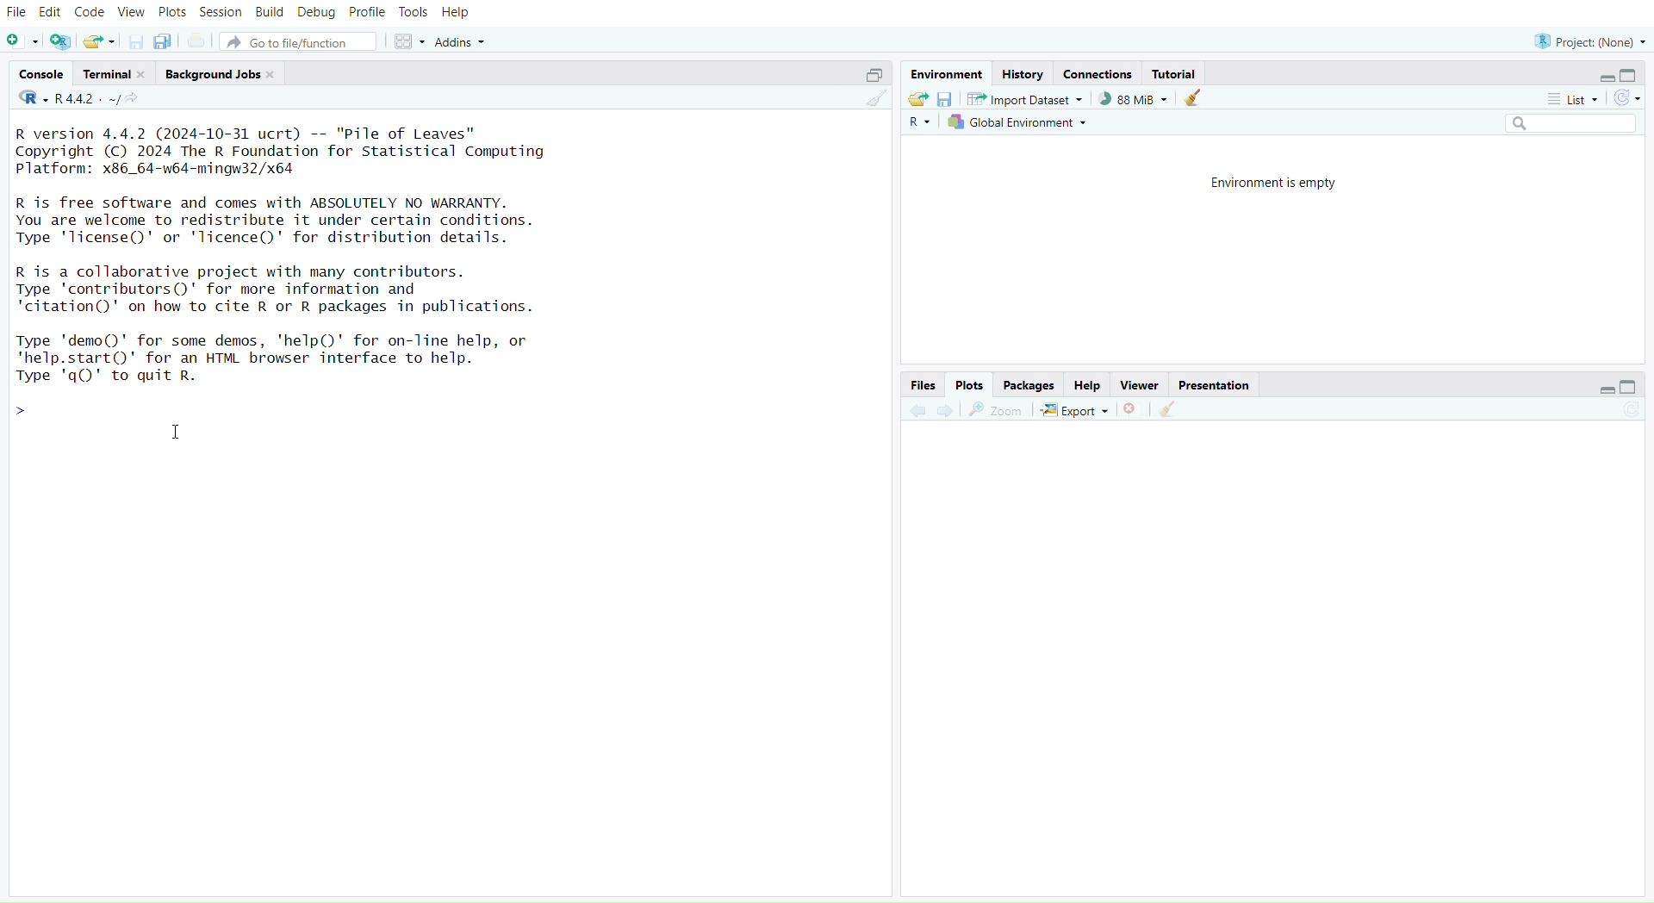  What do you see at coordinates (970, 385) in the screenshot?
I see `plots` at bounding box center [970, 385].